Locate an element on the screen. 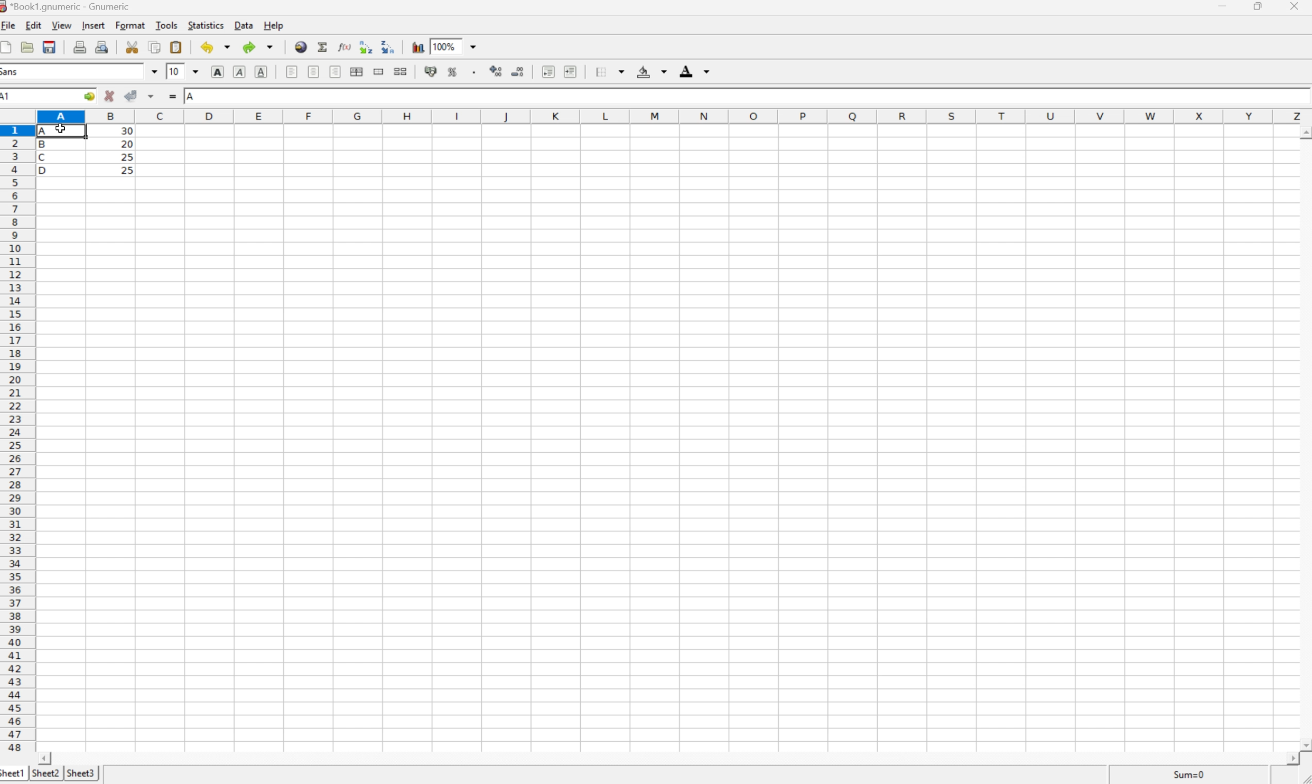  Scroll Right is located at coordinates (1288, 759).